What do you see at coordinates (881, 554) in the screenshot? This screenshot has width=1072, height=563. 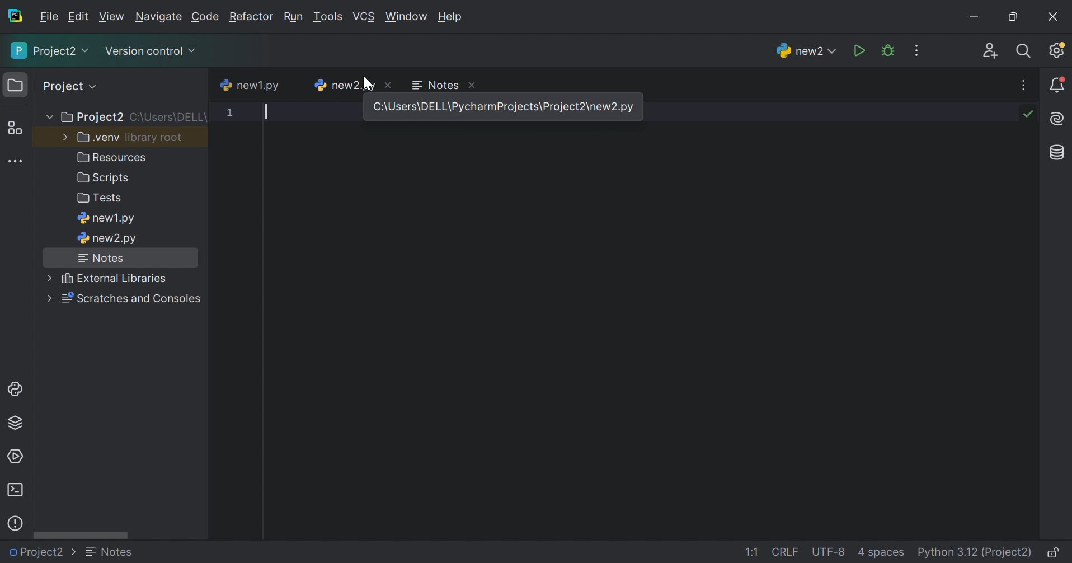 I see `4 spaces` at bounding box center [881, 554].